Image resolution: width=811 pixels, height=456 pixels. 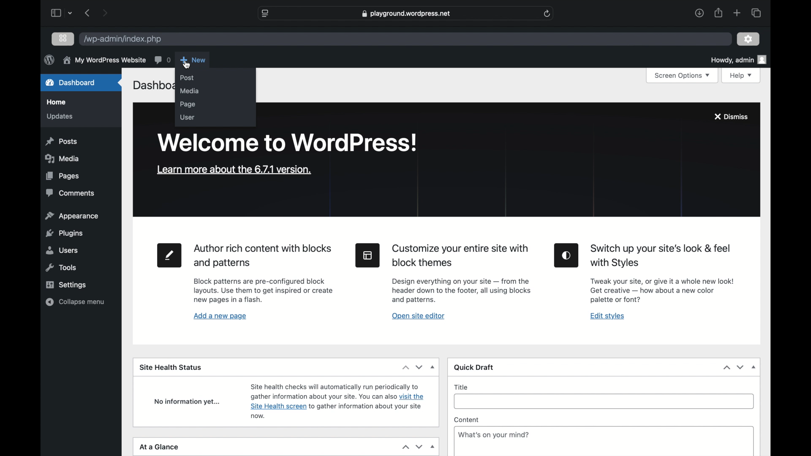 I want to click on media, so click(x=61, y=158).